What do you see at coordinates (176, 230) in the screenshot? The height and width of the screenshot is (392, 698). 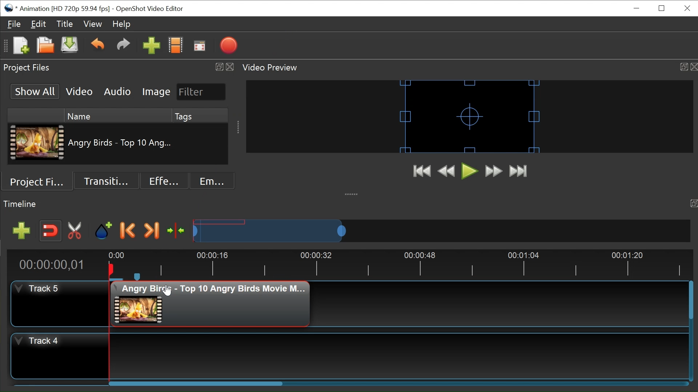 I see `Center the timeline on the playhead` at bounding box center [176, 230].